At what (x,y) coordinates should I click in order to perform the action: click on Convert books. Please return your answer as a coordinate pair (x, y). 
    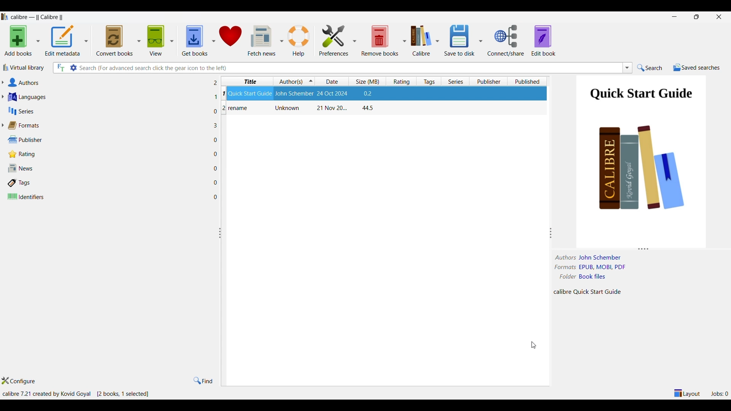
    Looking at the image, I should click on (115, 41).